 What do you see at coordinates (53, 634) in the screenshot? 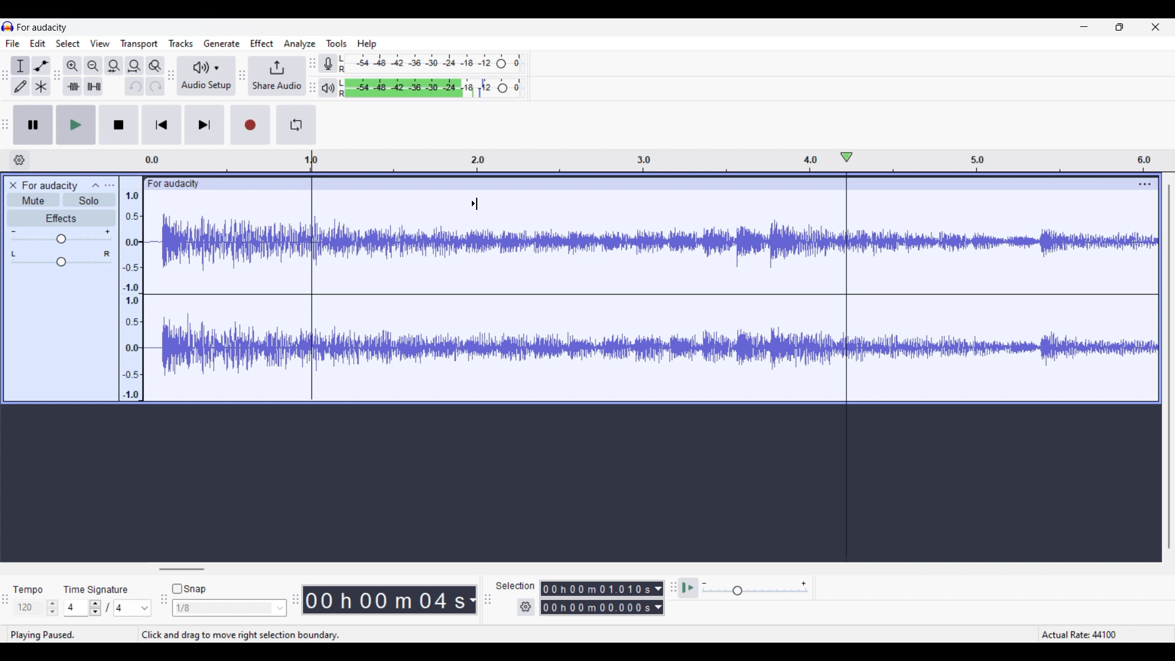
I see `playing paused` at bounding box center [53, 634].